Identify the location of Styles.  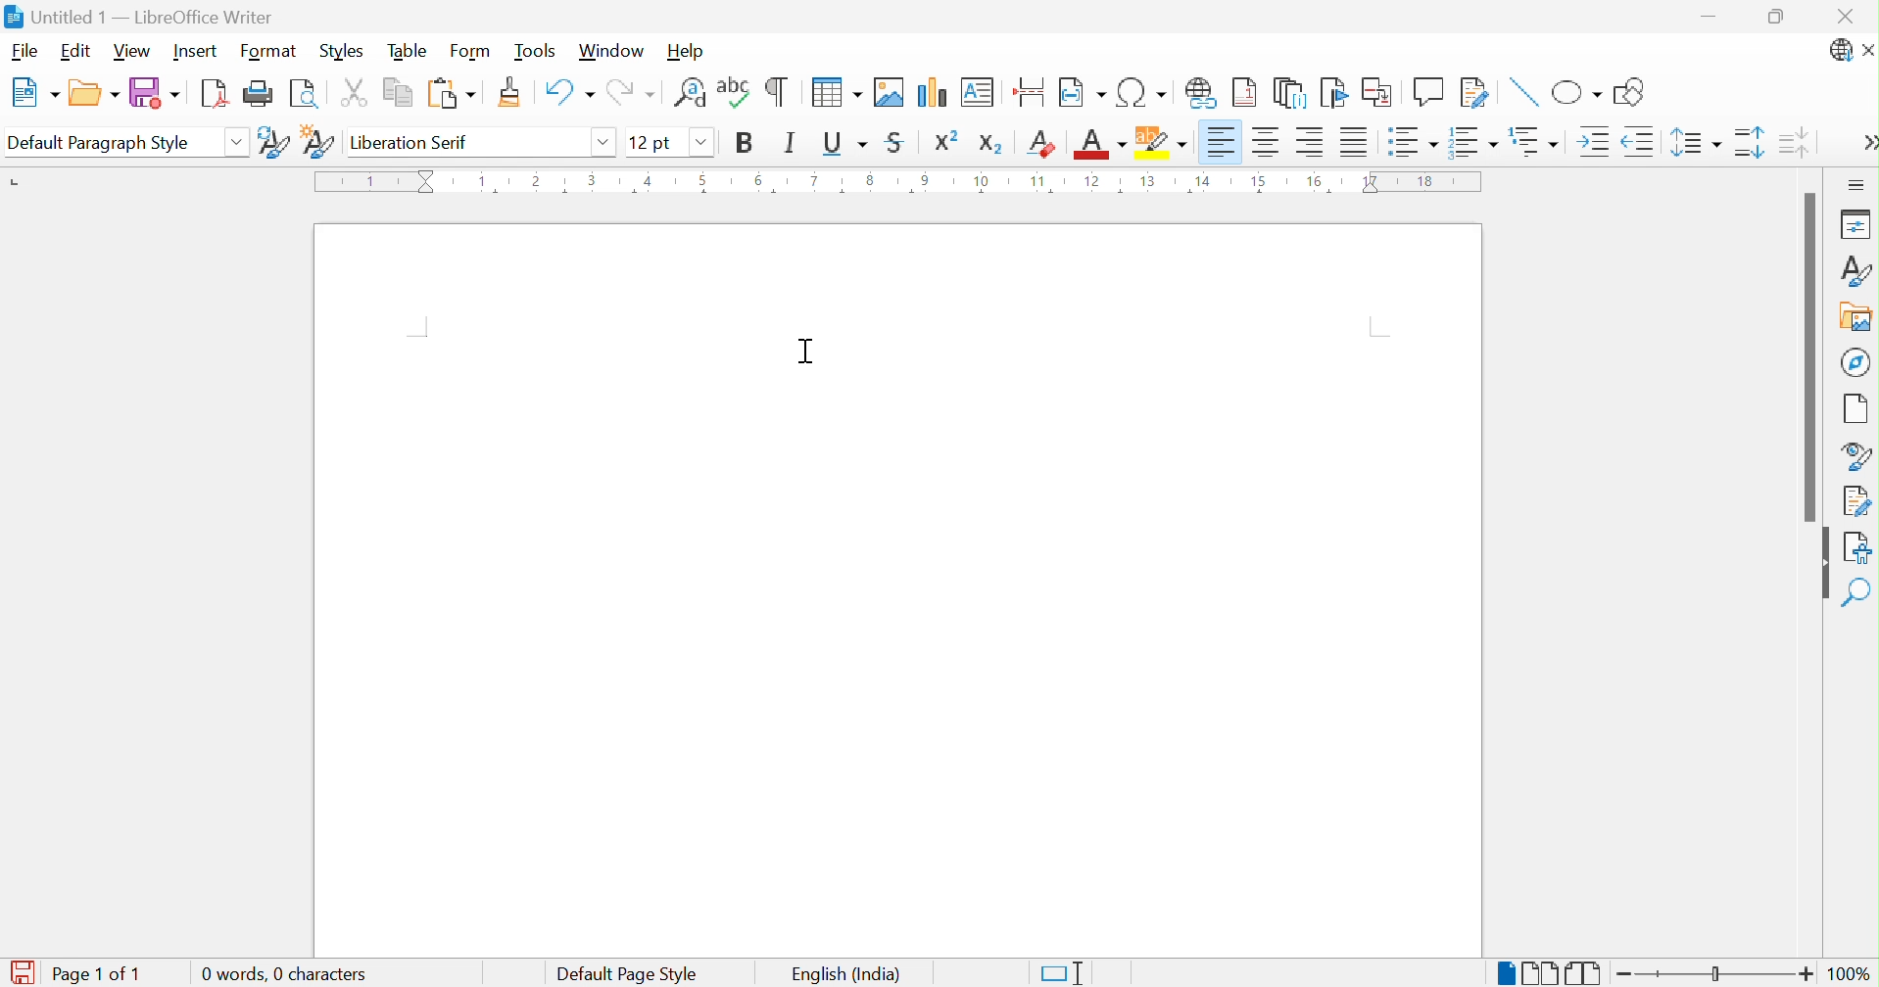
(342, 48).